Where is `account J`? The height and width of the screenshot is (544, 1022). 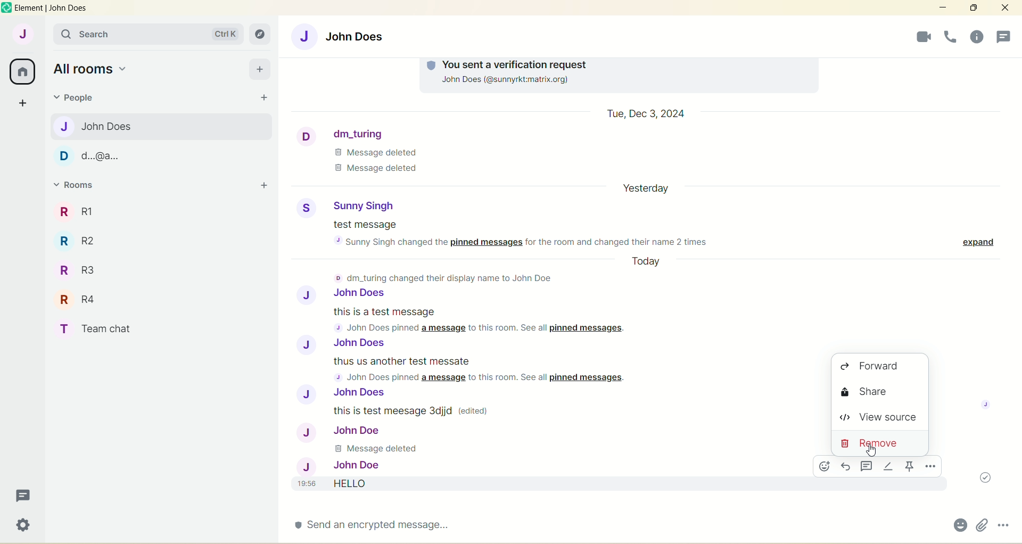 account J is located at coordinates (21, 35).